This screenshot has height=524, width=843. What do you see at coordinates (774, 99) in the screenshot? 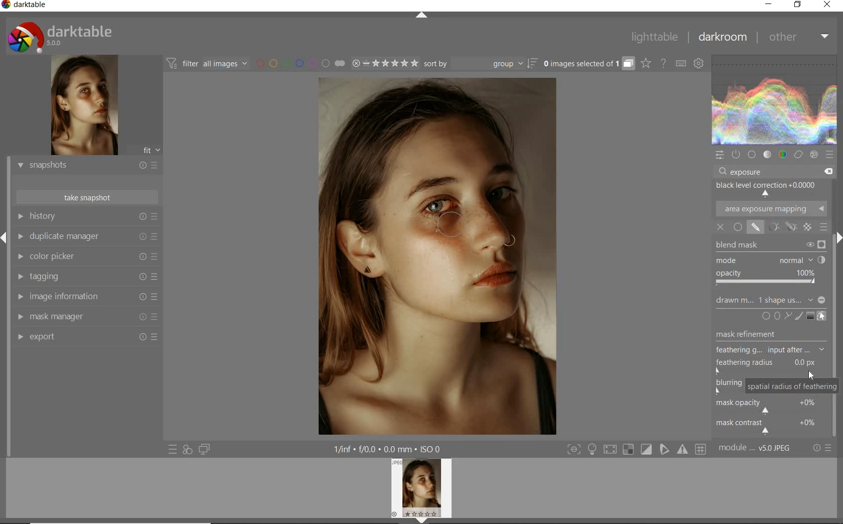
I see `WAVEFORM` at bounding box center [774, 99].